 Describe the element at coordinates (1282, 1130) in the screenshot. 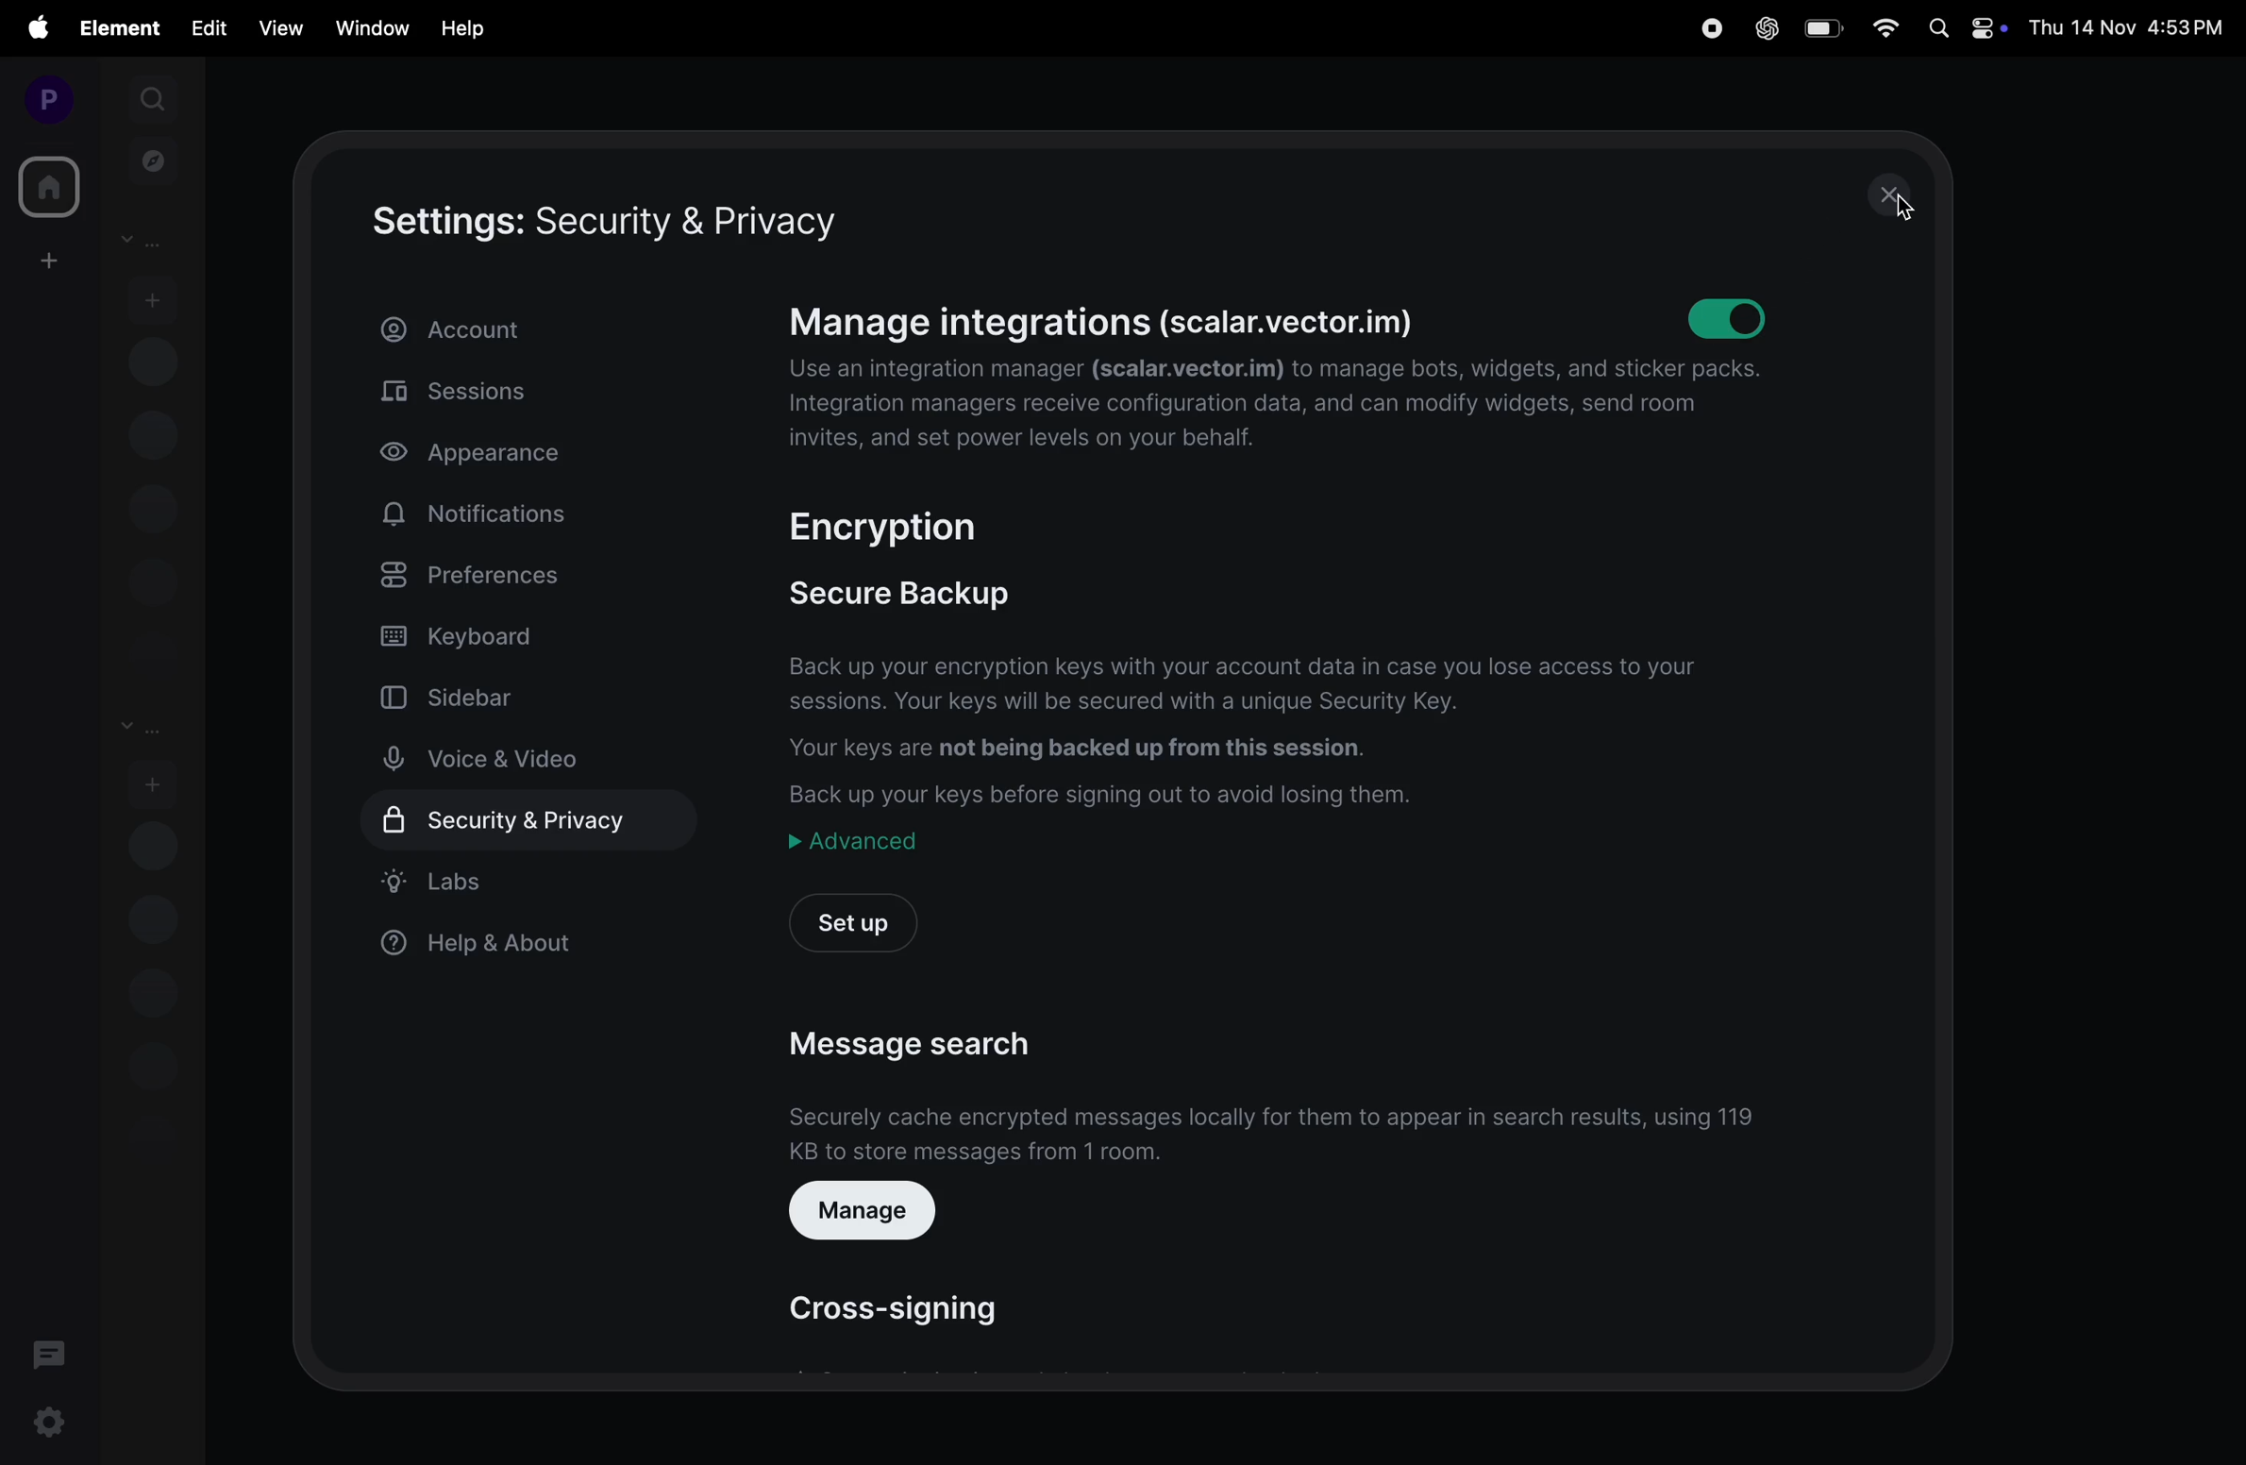

I see `securely cache encrypted messages fro them to appear in search results, using 119 kb to store messages from 1 room.` at that location.